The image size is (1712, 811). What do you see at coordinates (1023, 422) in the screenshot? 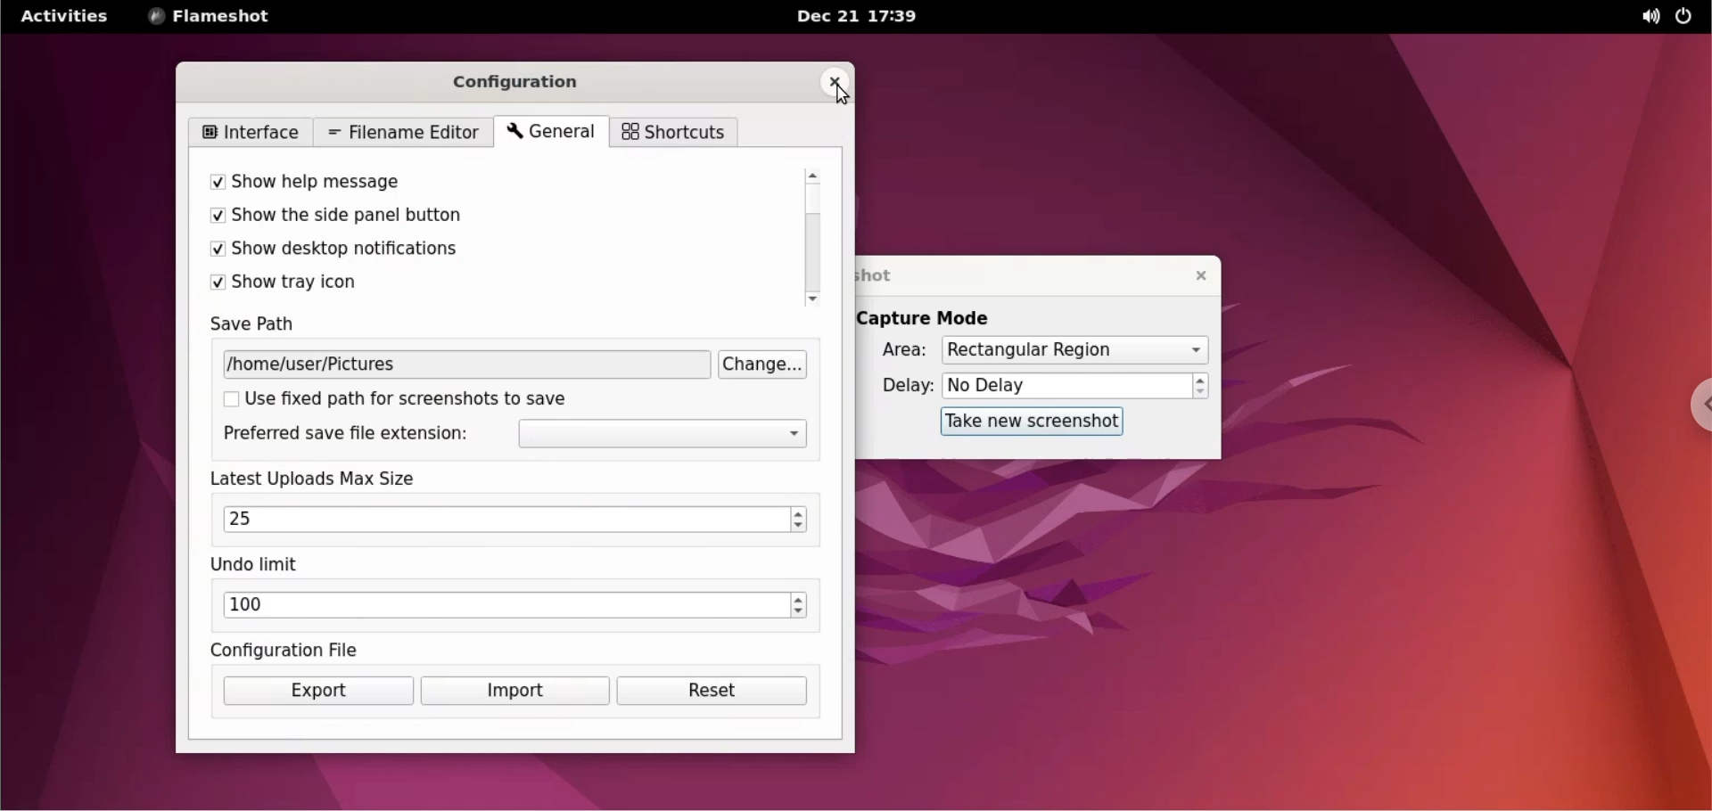
I see `take new screenshot` at bounding box center [1023, 422].